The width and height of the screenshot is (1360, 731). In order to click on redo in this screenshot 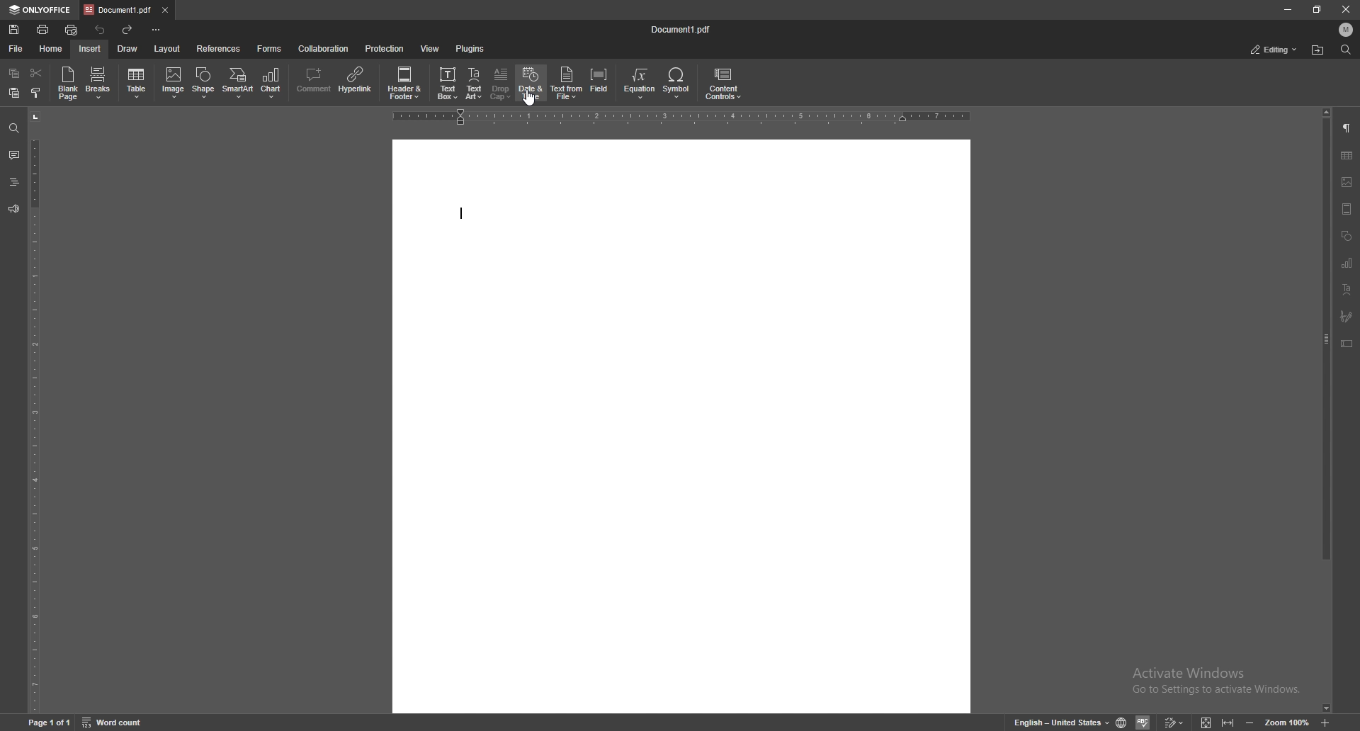, I will do `click(128, 30)`.